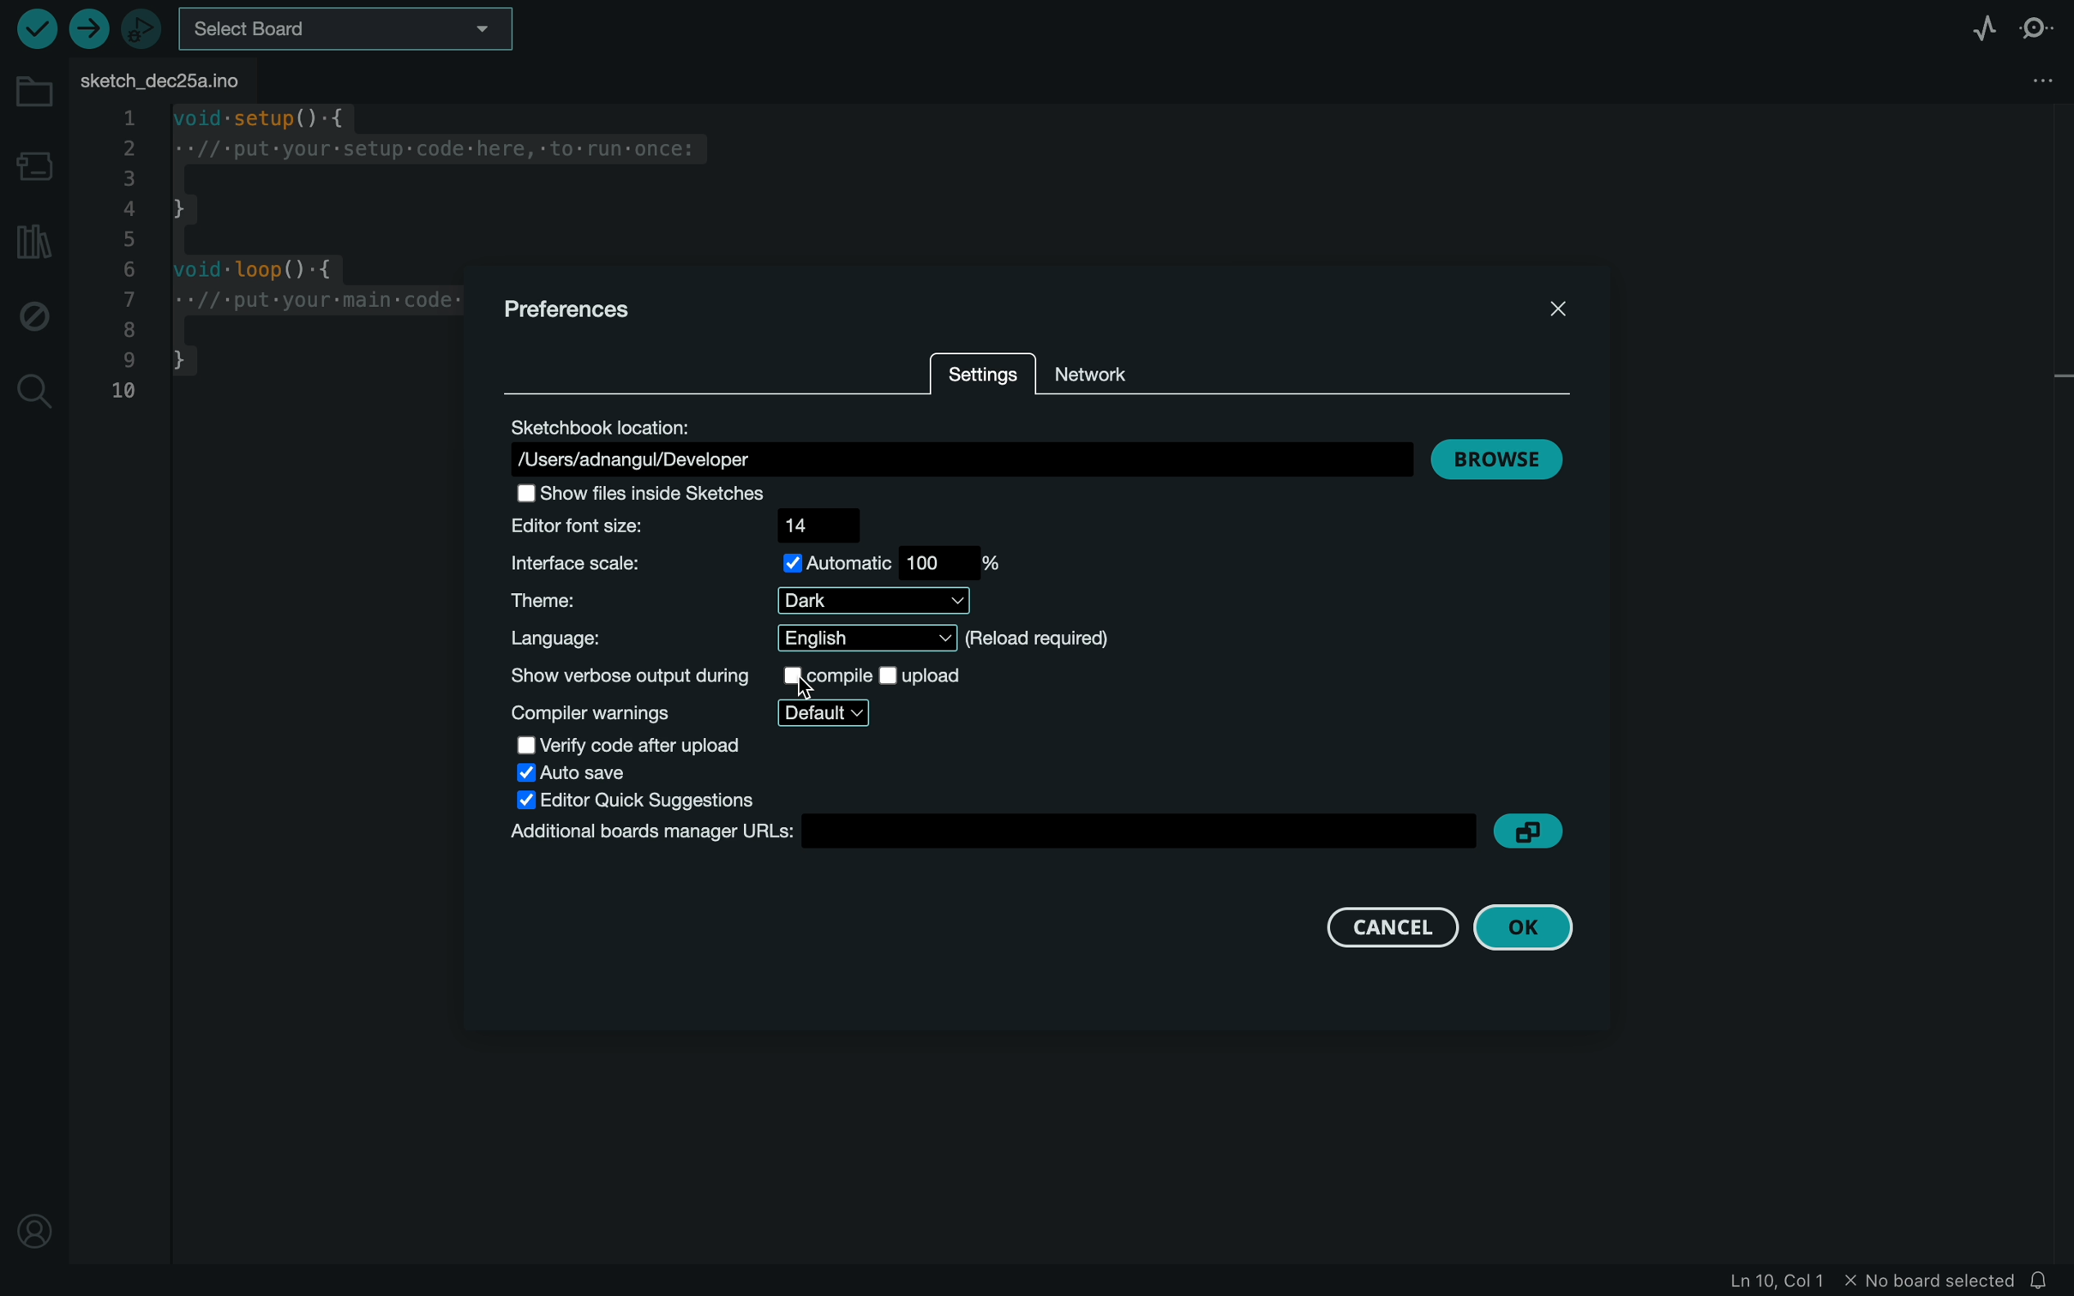  What do you see at coordinates (981, 375) in the screenshot?
I see `settings` at bounding box center [981, 375].